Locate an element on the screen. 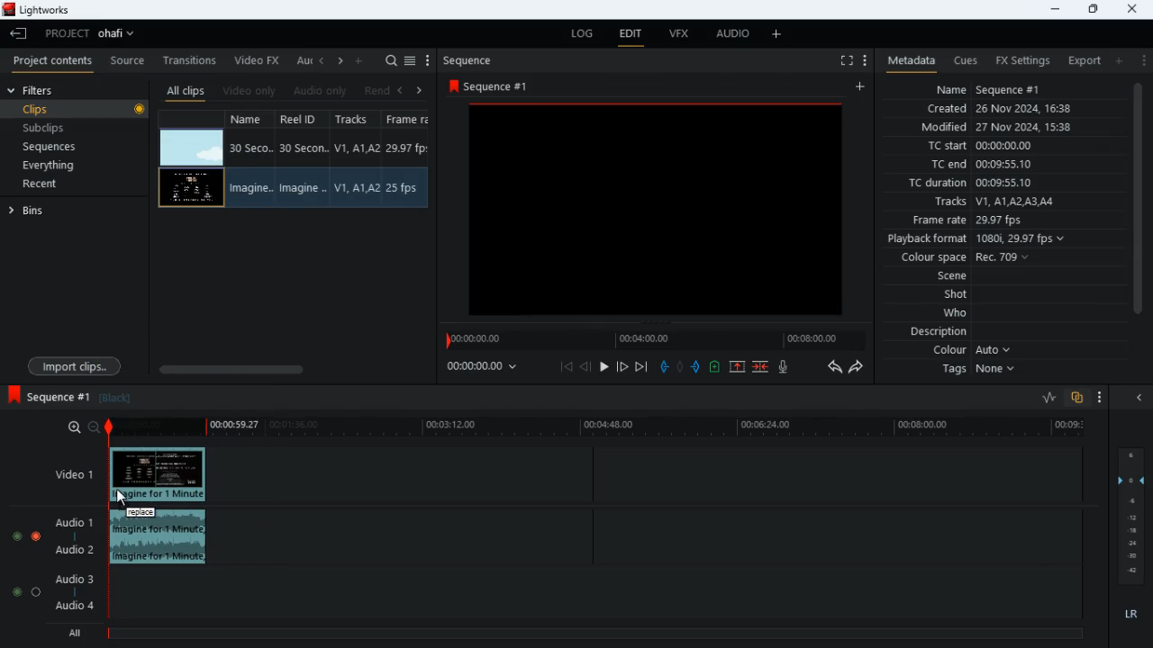  clips is located at coordinates (88, 110).